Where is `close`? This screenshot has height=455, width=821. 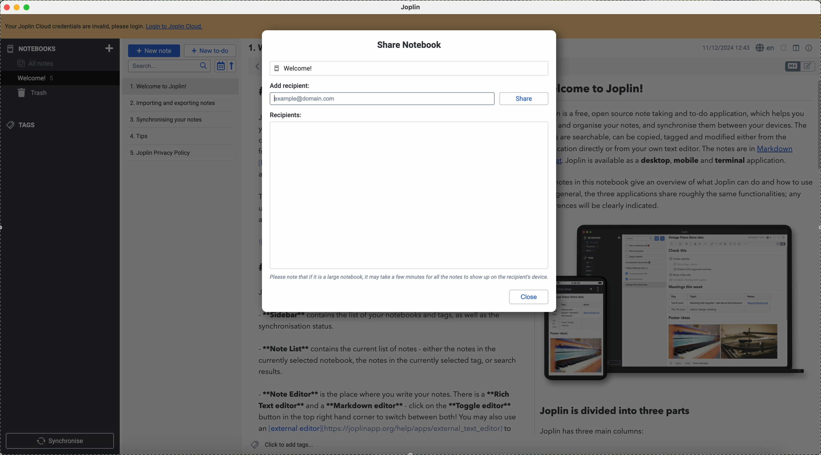 close is located at coordinates (529, 297).